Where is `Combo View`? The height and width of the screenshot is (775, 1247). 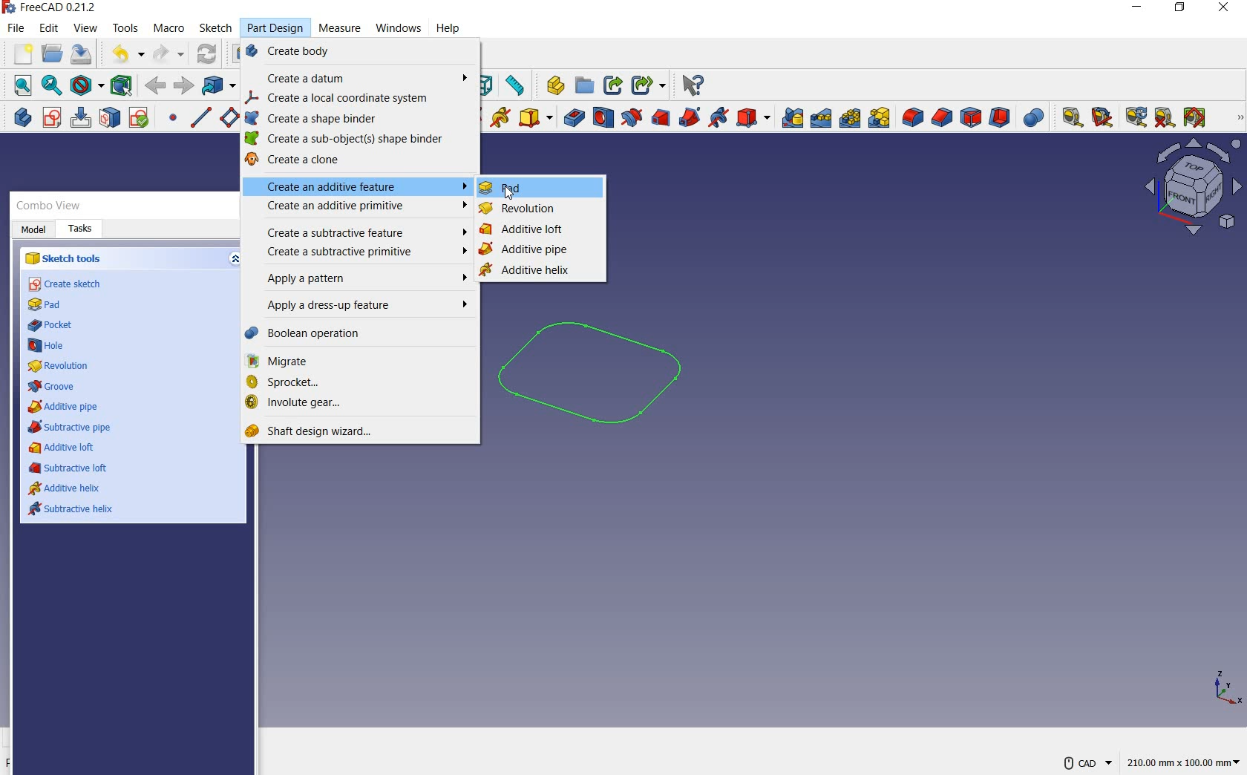 Combo View is located at coordinates (53, 205).